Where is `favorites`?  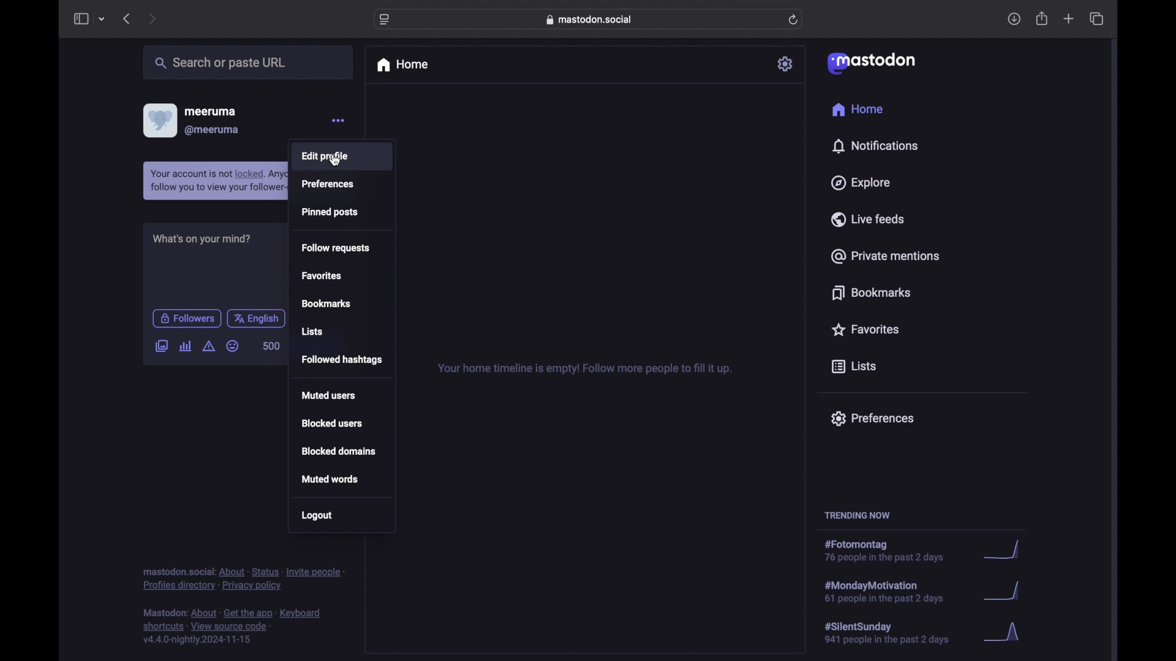
favorites is located at coordinates (321, 276).